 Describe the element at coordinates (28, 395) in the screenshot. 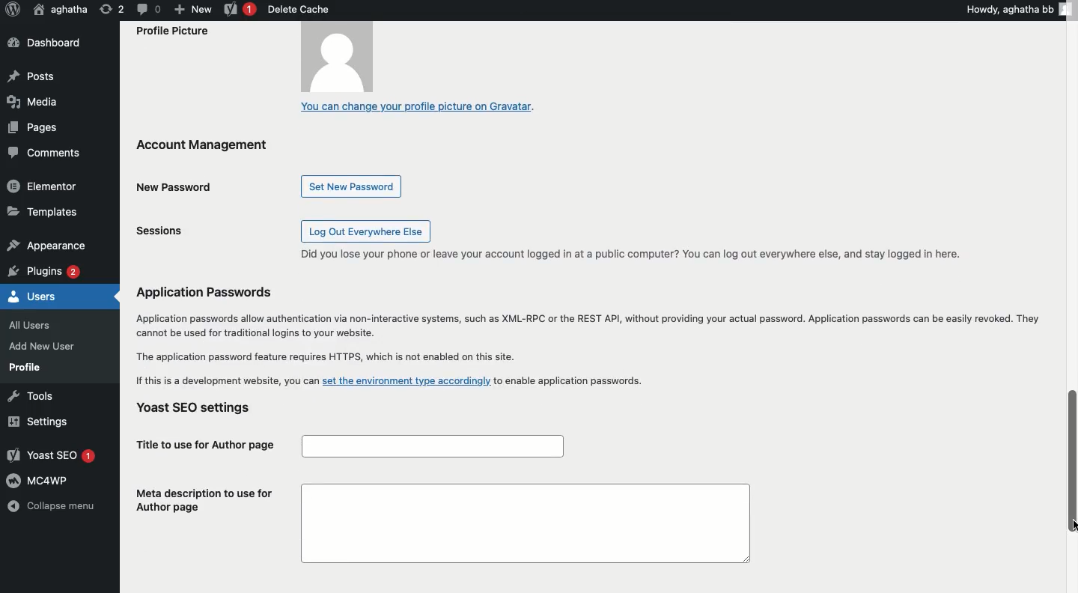

I see `Tools` at that location.